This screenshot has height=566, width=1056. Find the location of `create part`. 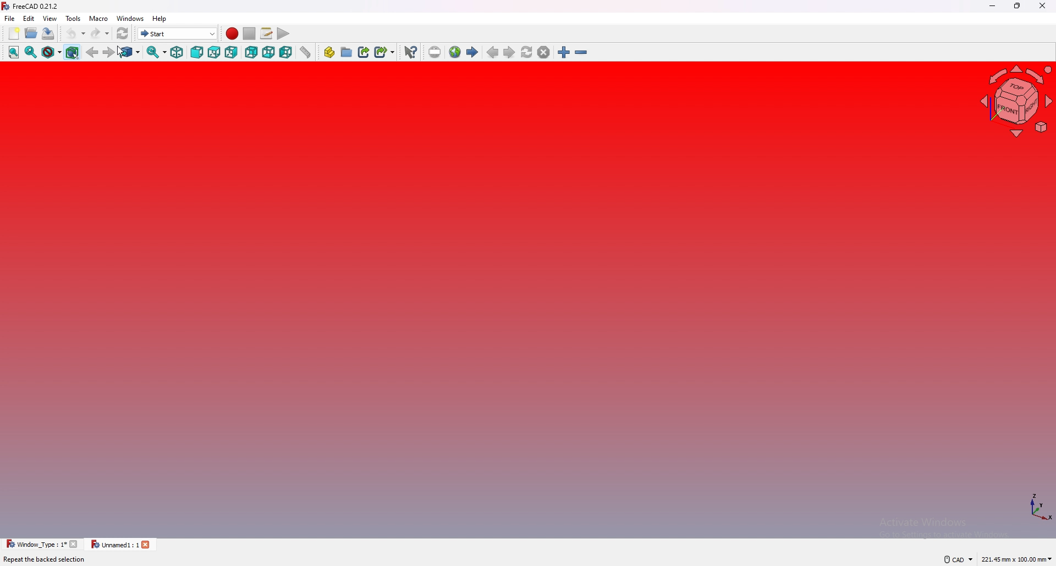

create part is located at coordinates (329, 52).